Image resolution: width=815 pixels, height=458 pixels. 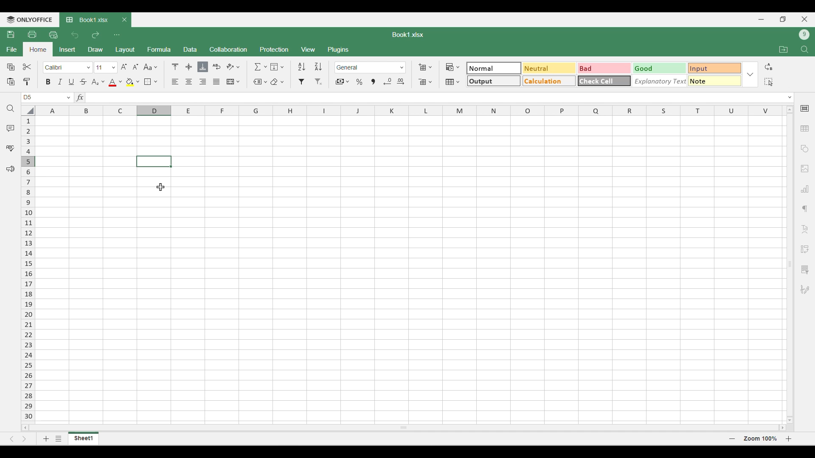 What do you see at coordinates (115, 83) in the screenshot?
I see `Text color` at bounding box center [115, 83].